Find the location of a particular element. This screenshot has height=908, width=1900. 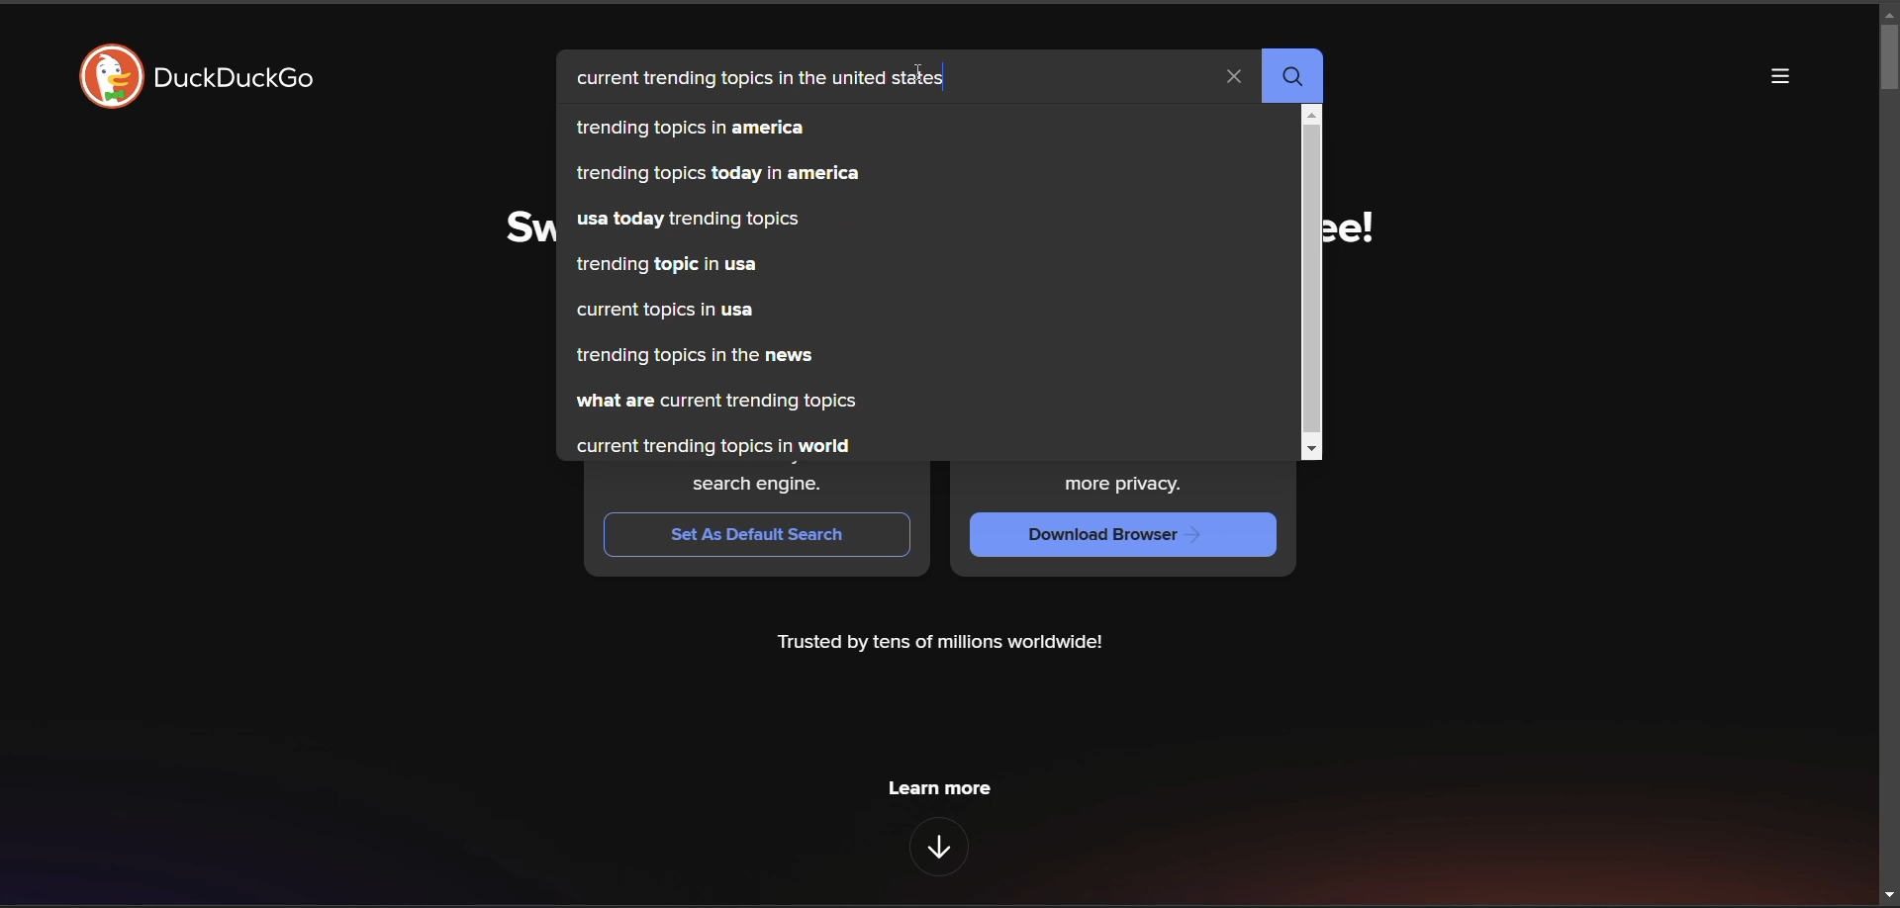

vertical scroll bar is located at coordinates (1881, 61).